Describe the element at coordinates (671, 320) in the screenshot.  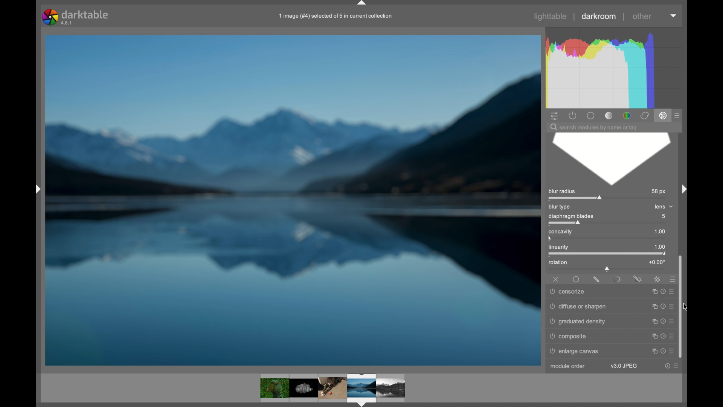
I see `more options` at that location.